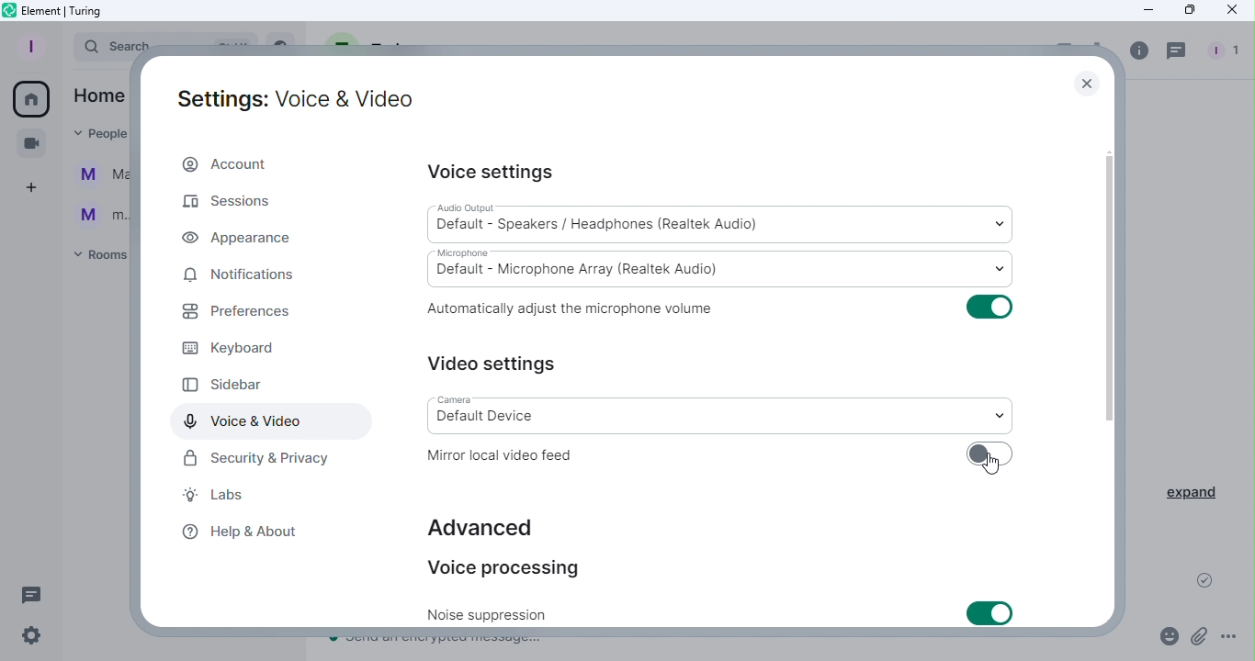 This screenshot has height=661, width=1255. Describe the element at coordinates (228, 241) in the screenshot. I see `Appearance` at that location.